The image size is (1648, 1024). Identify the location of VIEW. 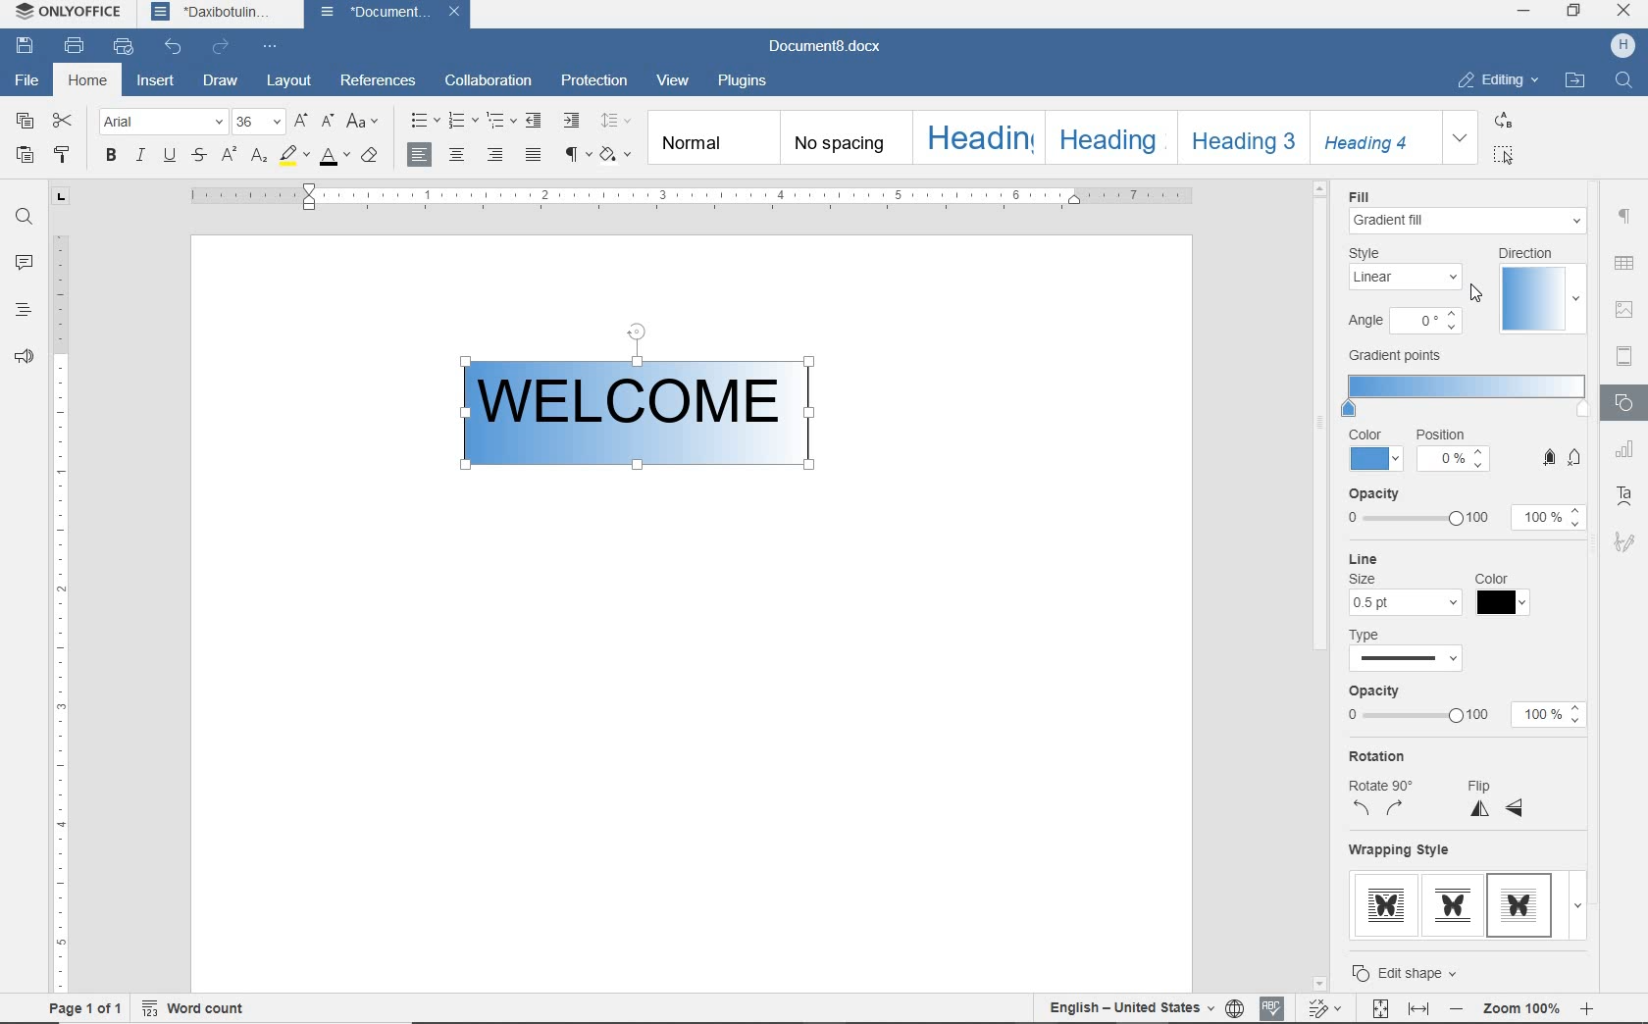
(673, 79).